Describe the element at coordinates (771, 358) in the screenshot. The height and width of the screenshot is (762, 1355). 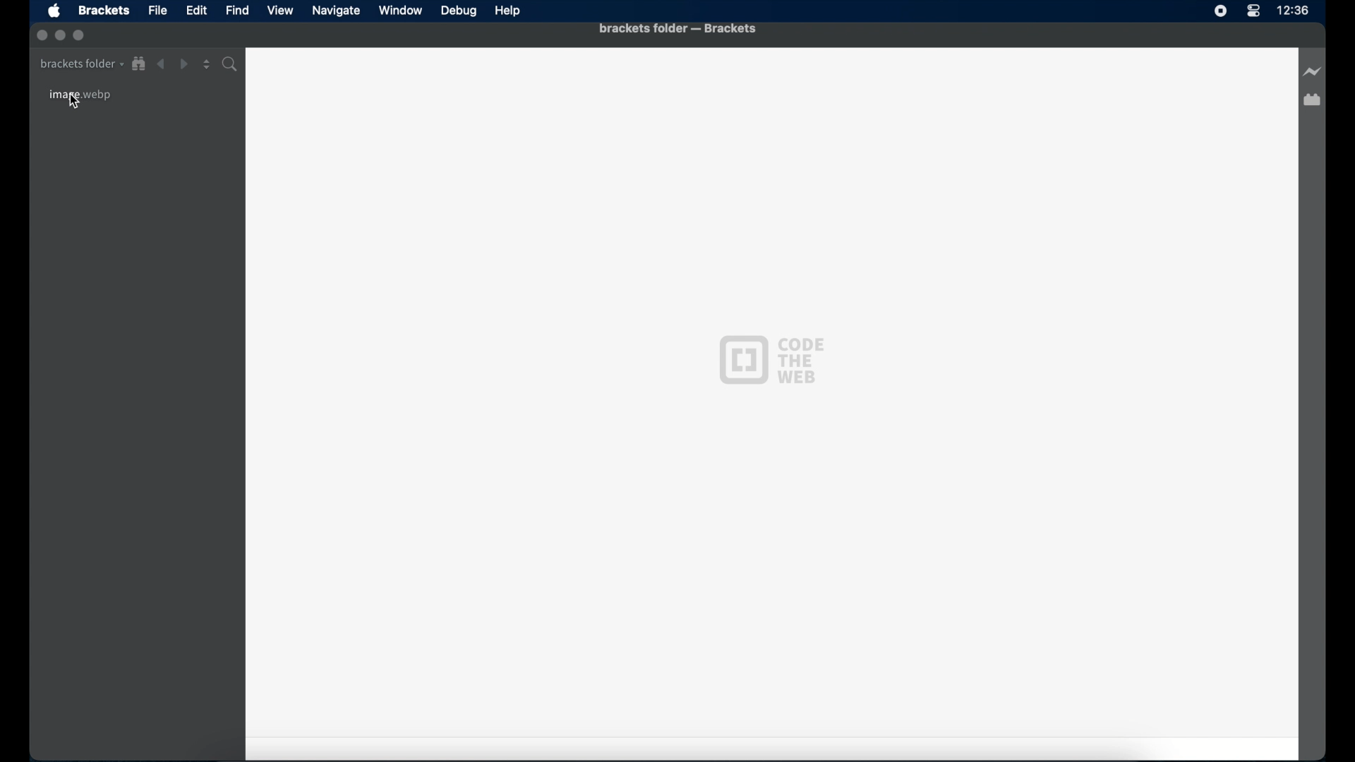
I see `code the web` at that location.